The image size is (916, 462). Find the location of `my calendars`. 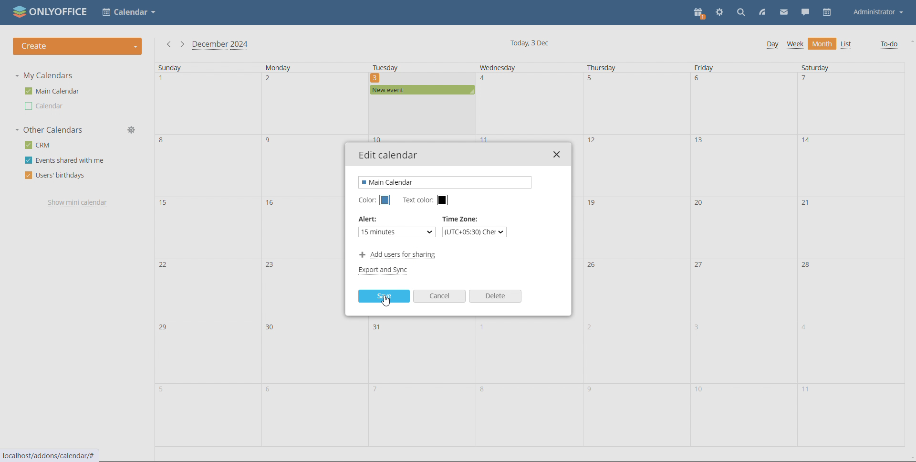

my calendars is located at coordinates (44, 75).